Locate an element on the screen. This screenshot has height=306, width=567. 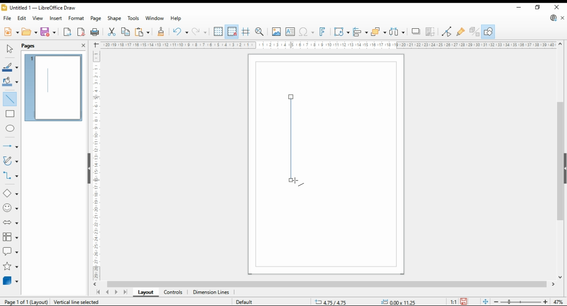
align objects is located at coordinates (361, 31).